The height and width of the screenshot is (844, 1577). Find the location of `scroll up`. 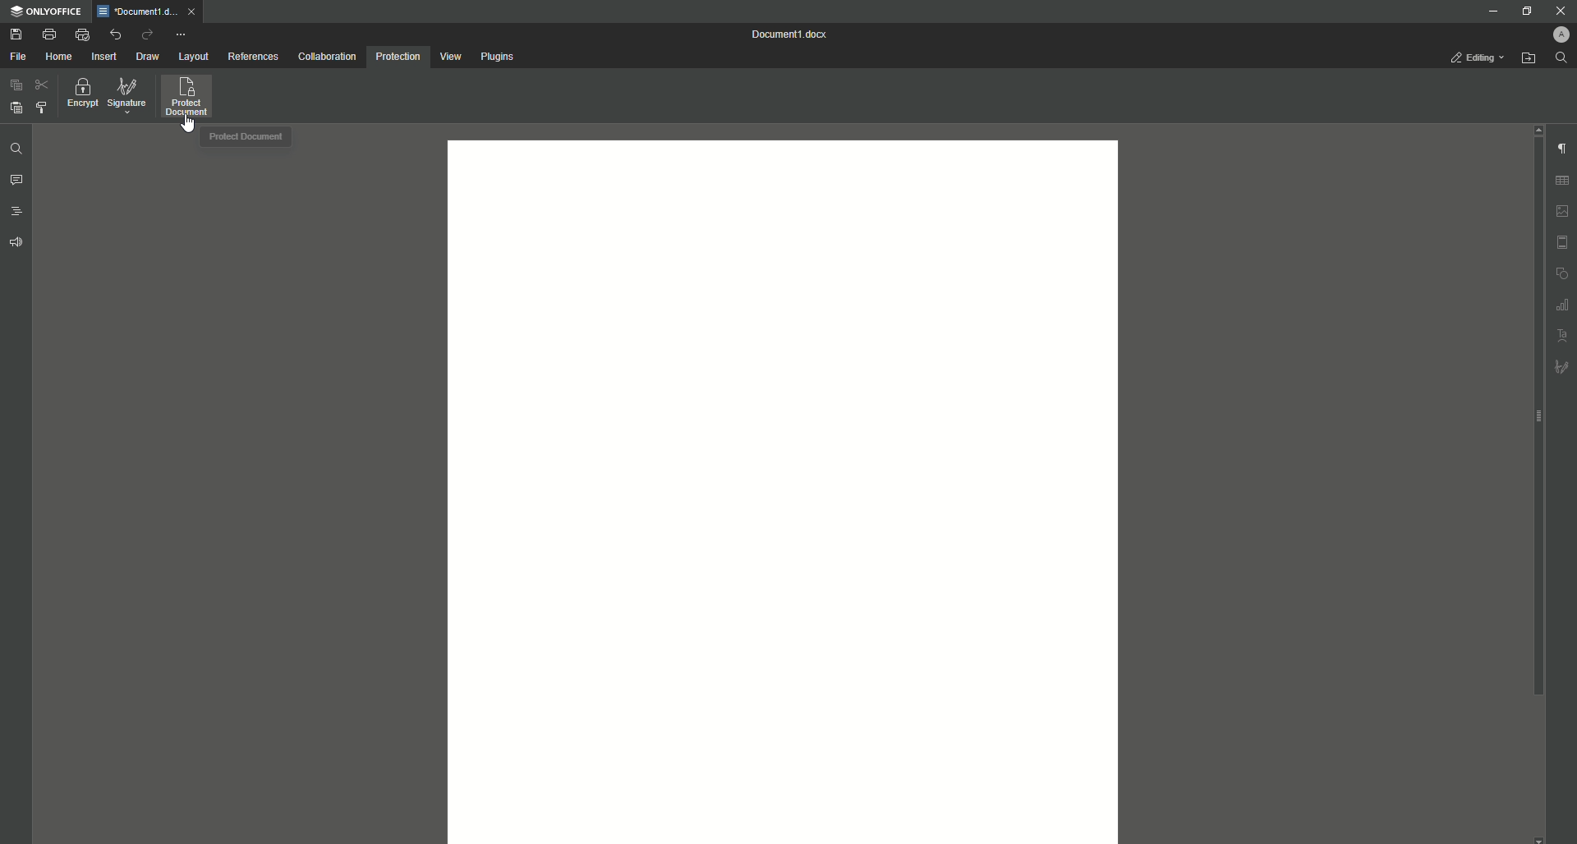

scroll up is located at coordinates (1538, 130).